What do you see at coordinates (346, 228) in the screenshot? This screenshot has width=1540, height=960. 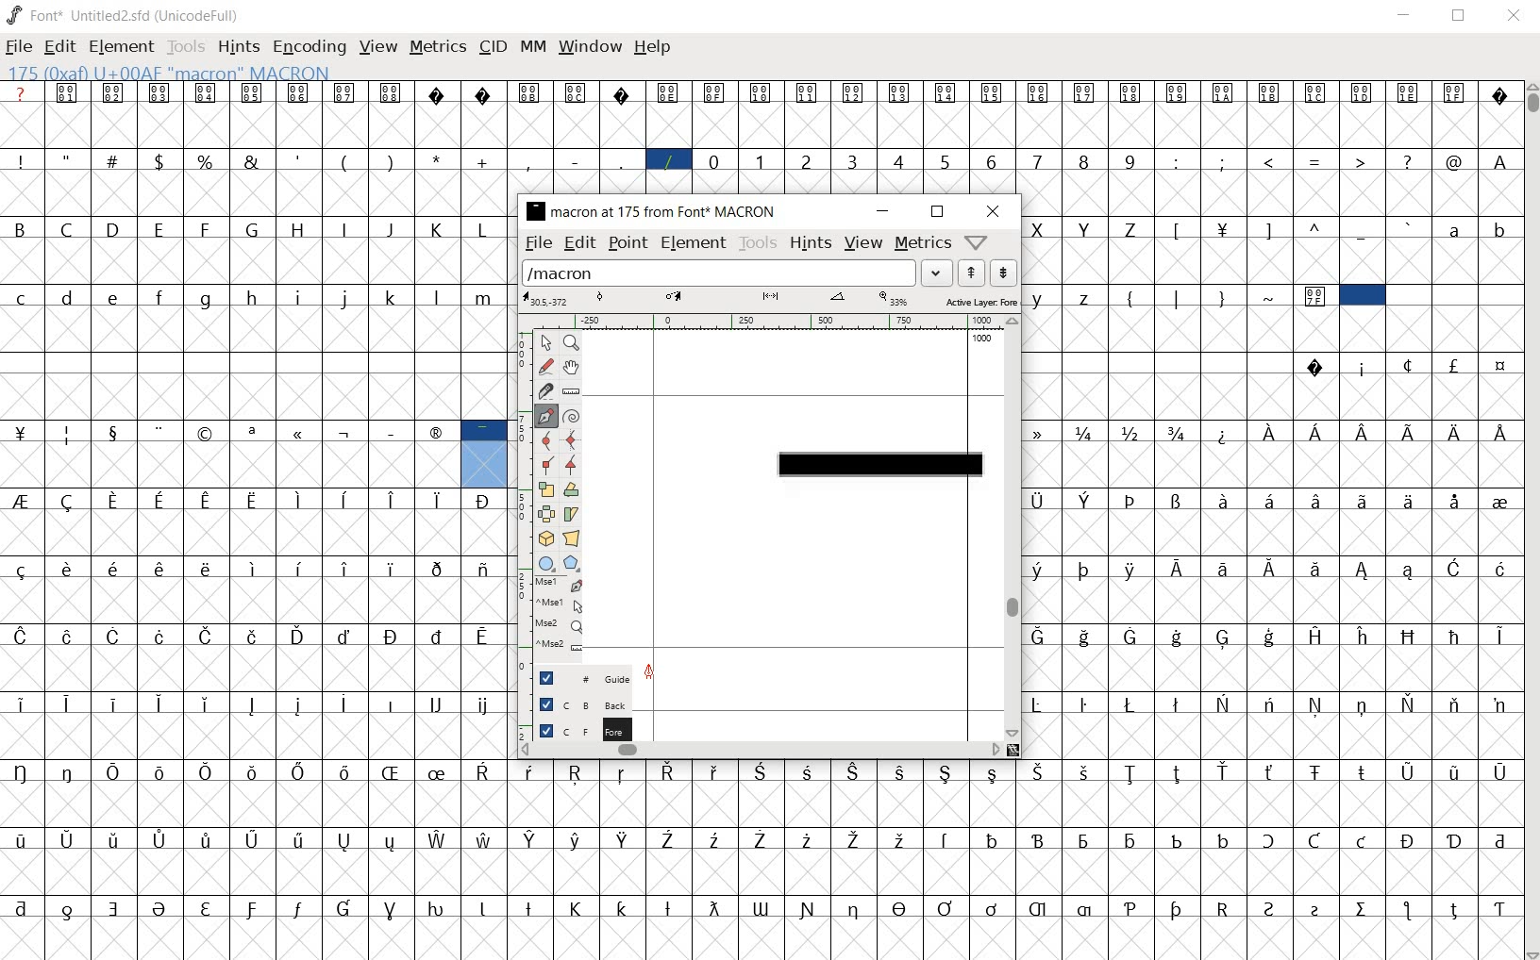 I see `I` at bounding box center [346, 228].